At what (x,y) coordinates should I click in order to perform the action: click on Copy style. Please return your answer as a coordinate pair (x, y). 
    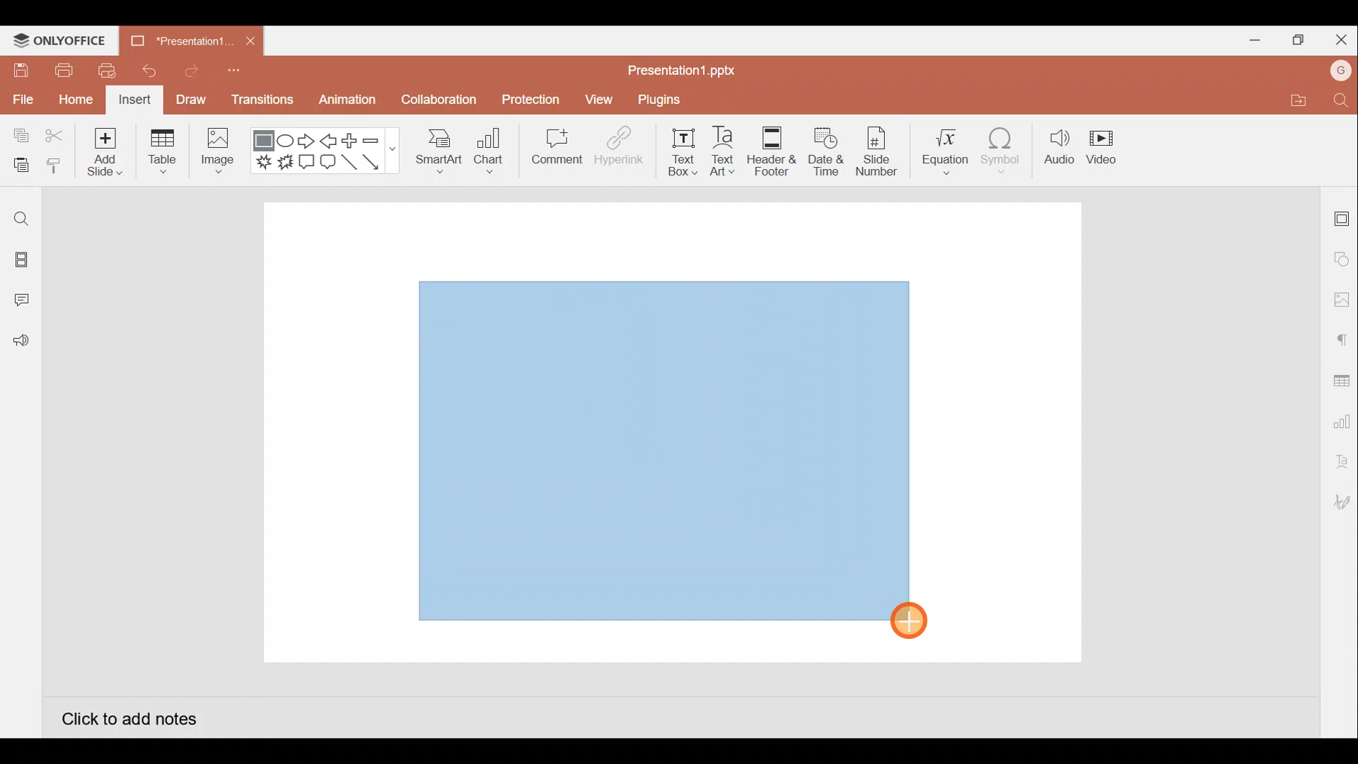
    Looking at the image, I should click on (55, 168).